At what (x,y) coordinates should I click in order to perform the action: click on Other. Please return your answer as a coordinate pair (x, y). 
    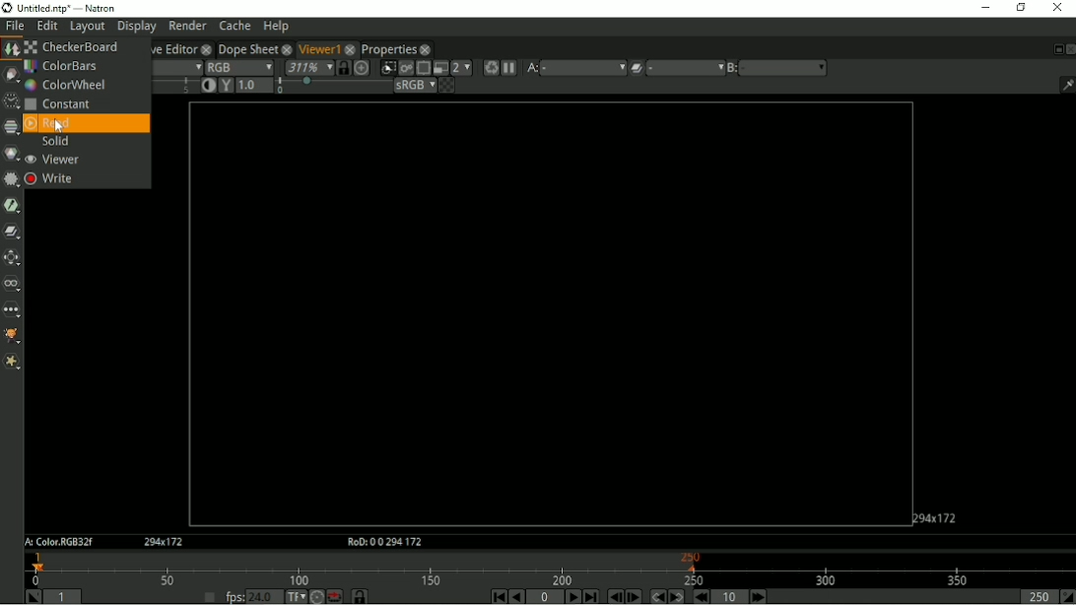
    Looking at the image, I should click on (11, 310).